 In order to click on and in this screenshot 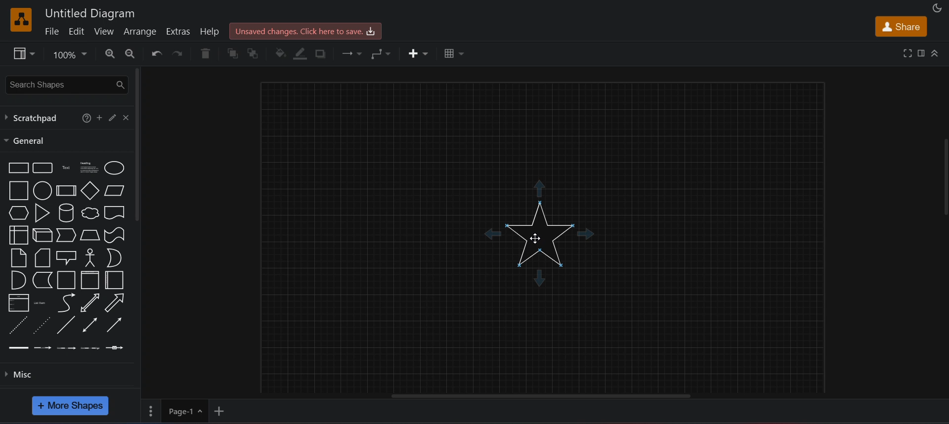, I will do `click(17, 280)`.